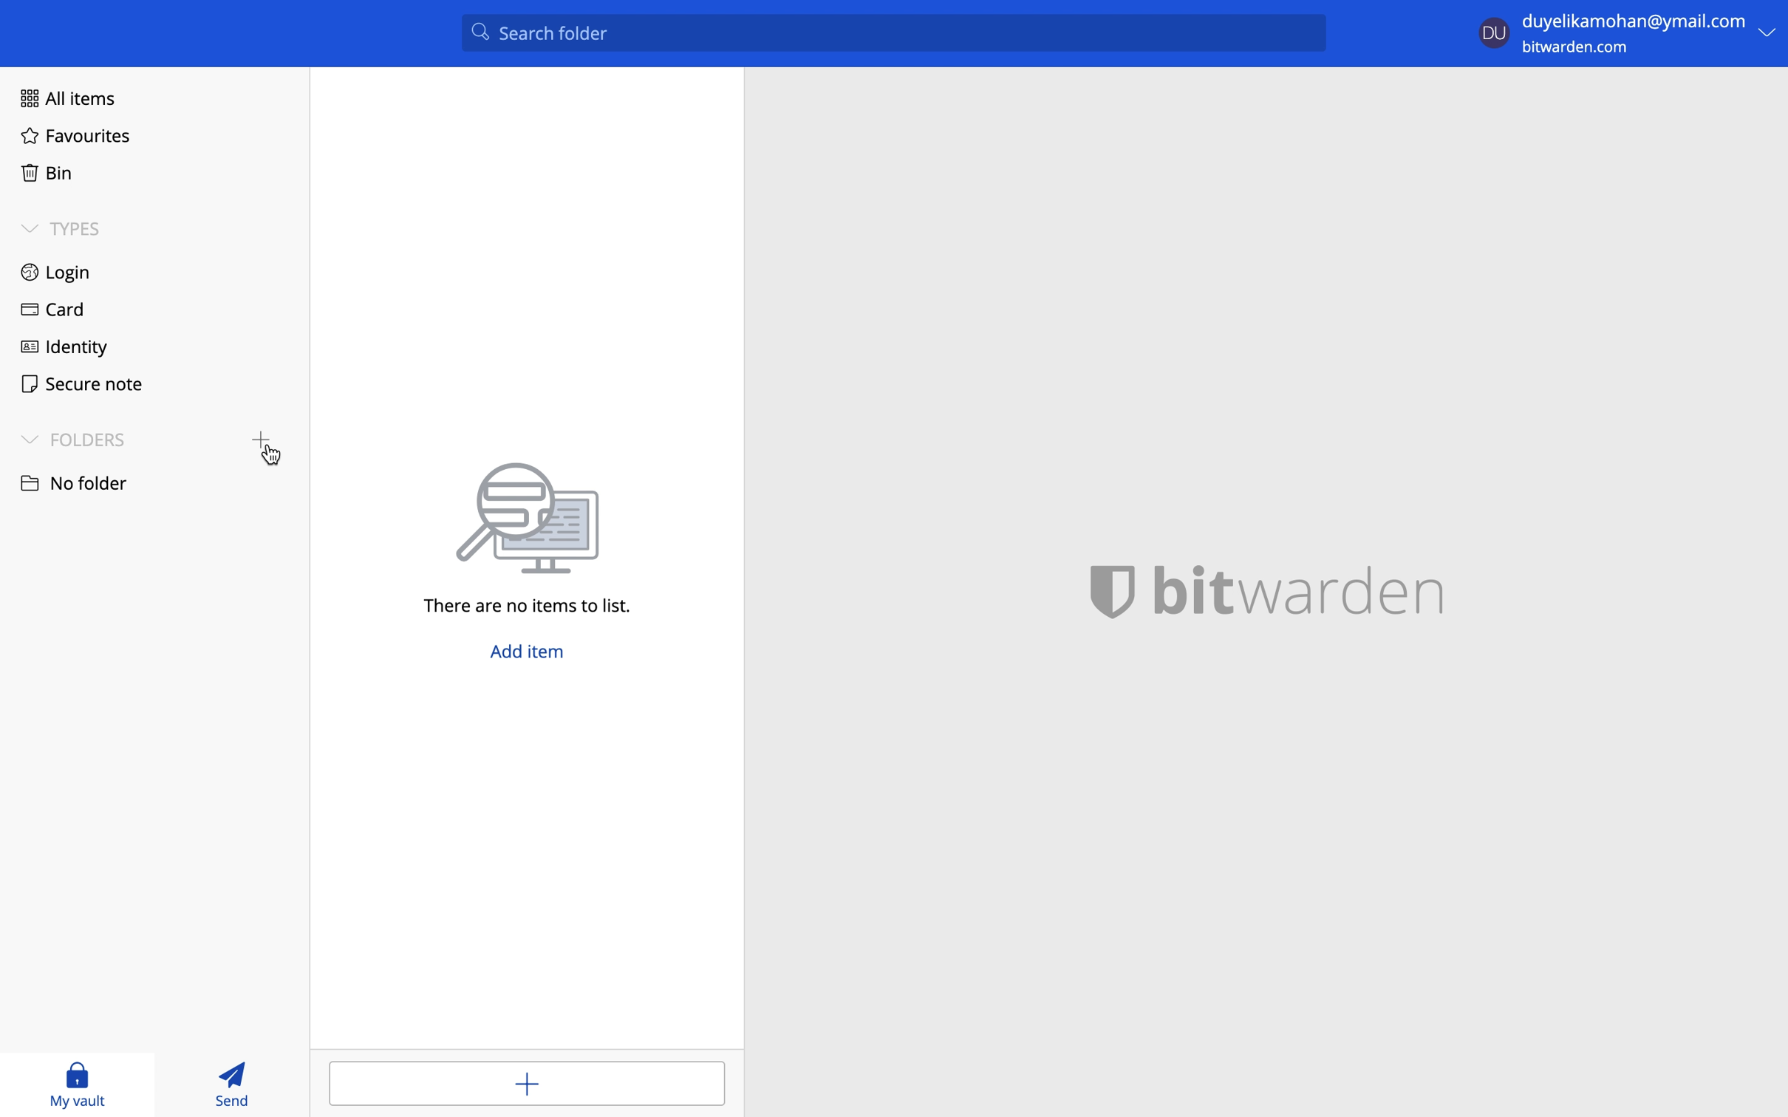  What do you see at coordinates (57, 273) in the screenshot?
I see `login` at bounding box center [57, 273].